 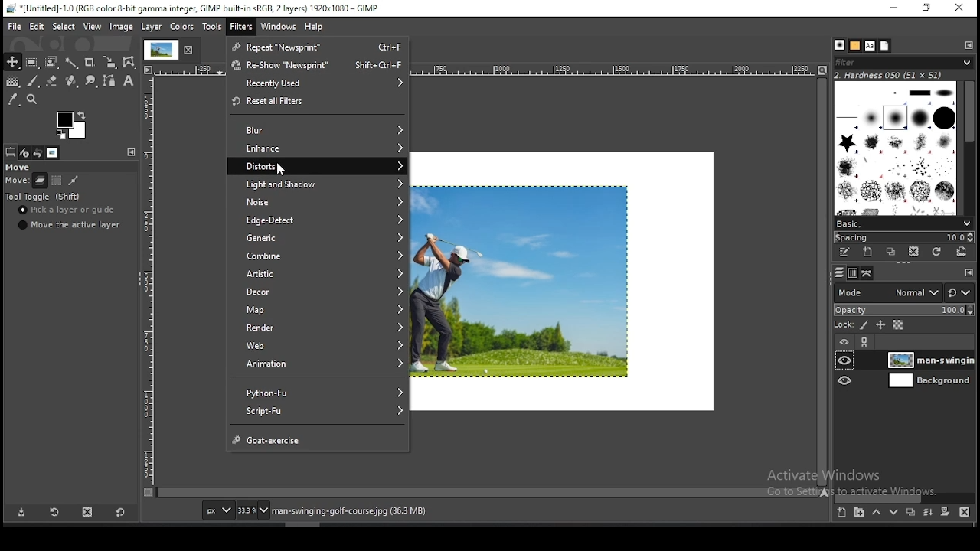 What do you see at coordinates (37, 28) in the screenshot?
I see `edit` at bounding box center [37, 28].